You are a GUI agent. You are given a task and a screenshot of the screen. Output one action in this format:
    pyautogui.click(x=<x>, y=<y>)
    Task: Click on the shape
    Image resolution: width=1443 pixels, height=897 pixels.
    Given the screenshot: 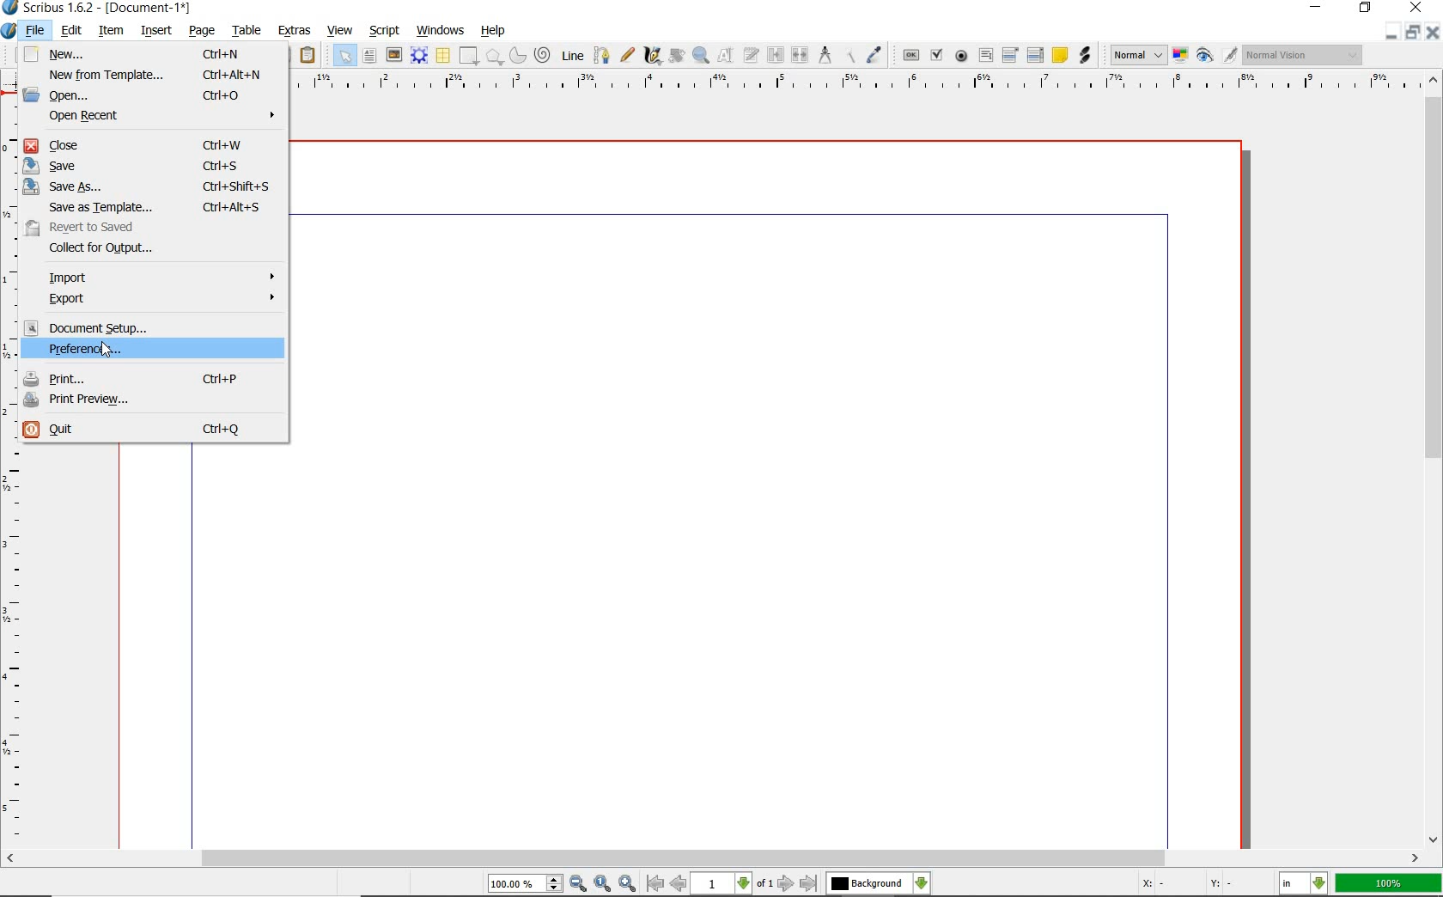 What is the action you would take?
    pyautogui.click(x=470, y=56)
    